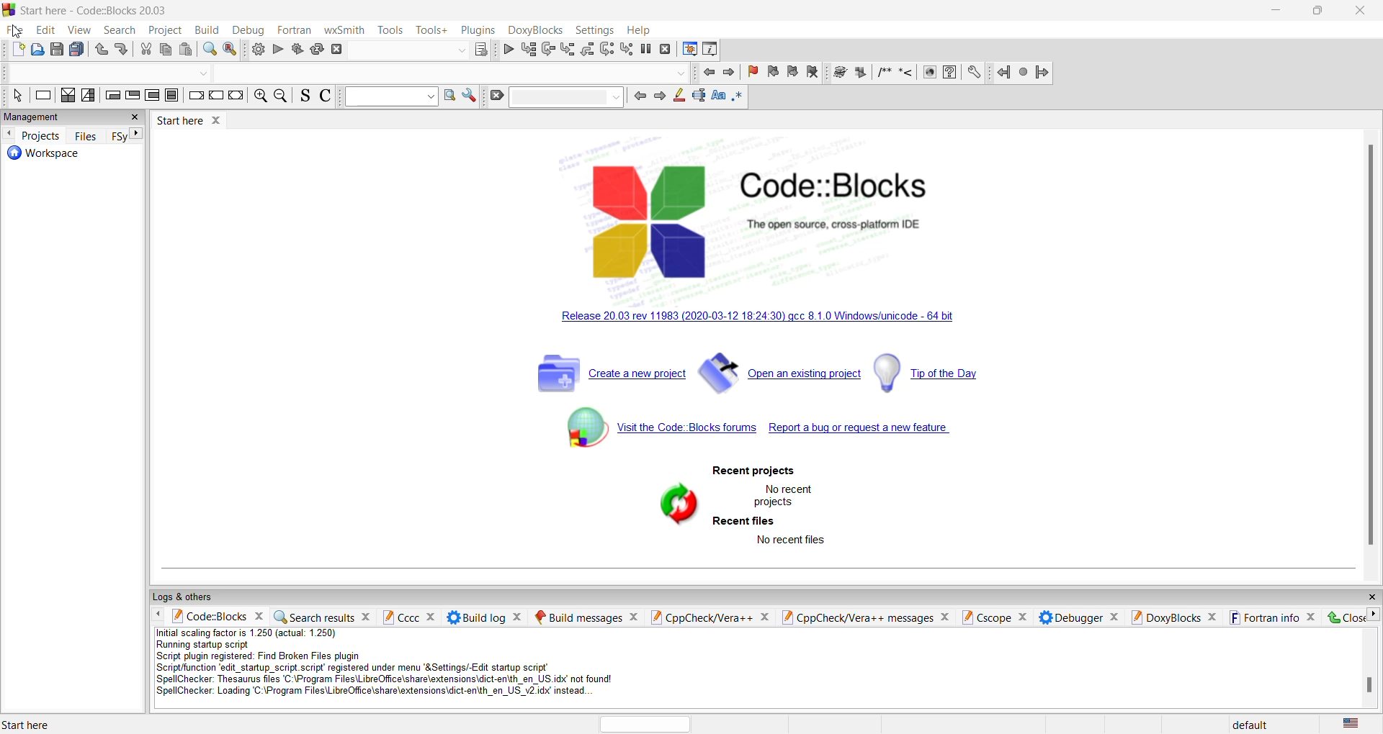 The height and width of the screenshot is (734, 1383). What do you see at coordinates (338, 50) in the screenshot?
I see `abort ` at bounding box center [338, 50].